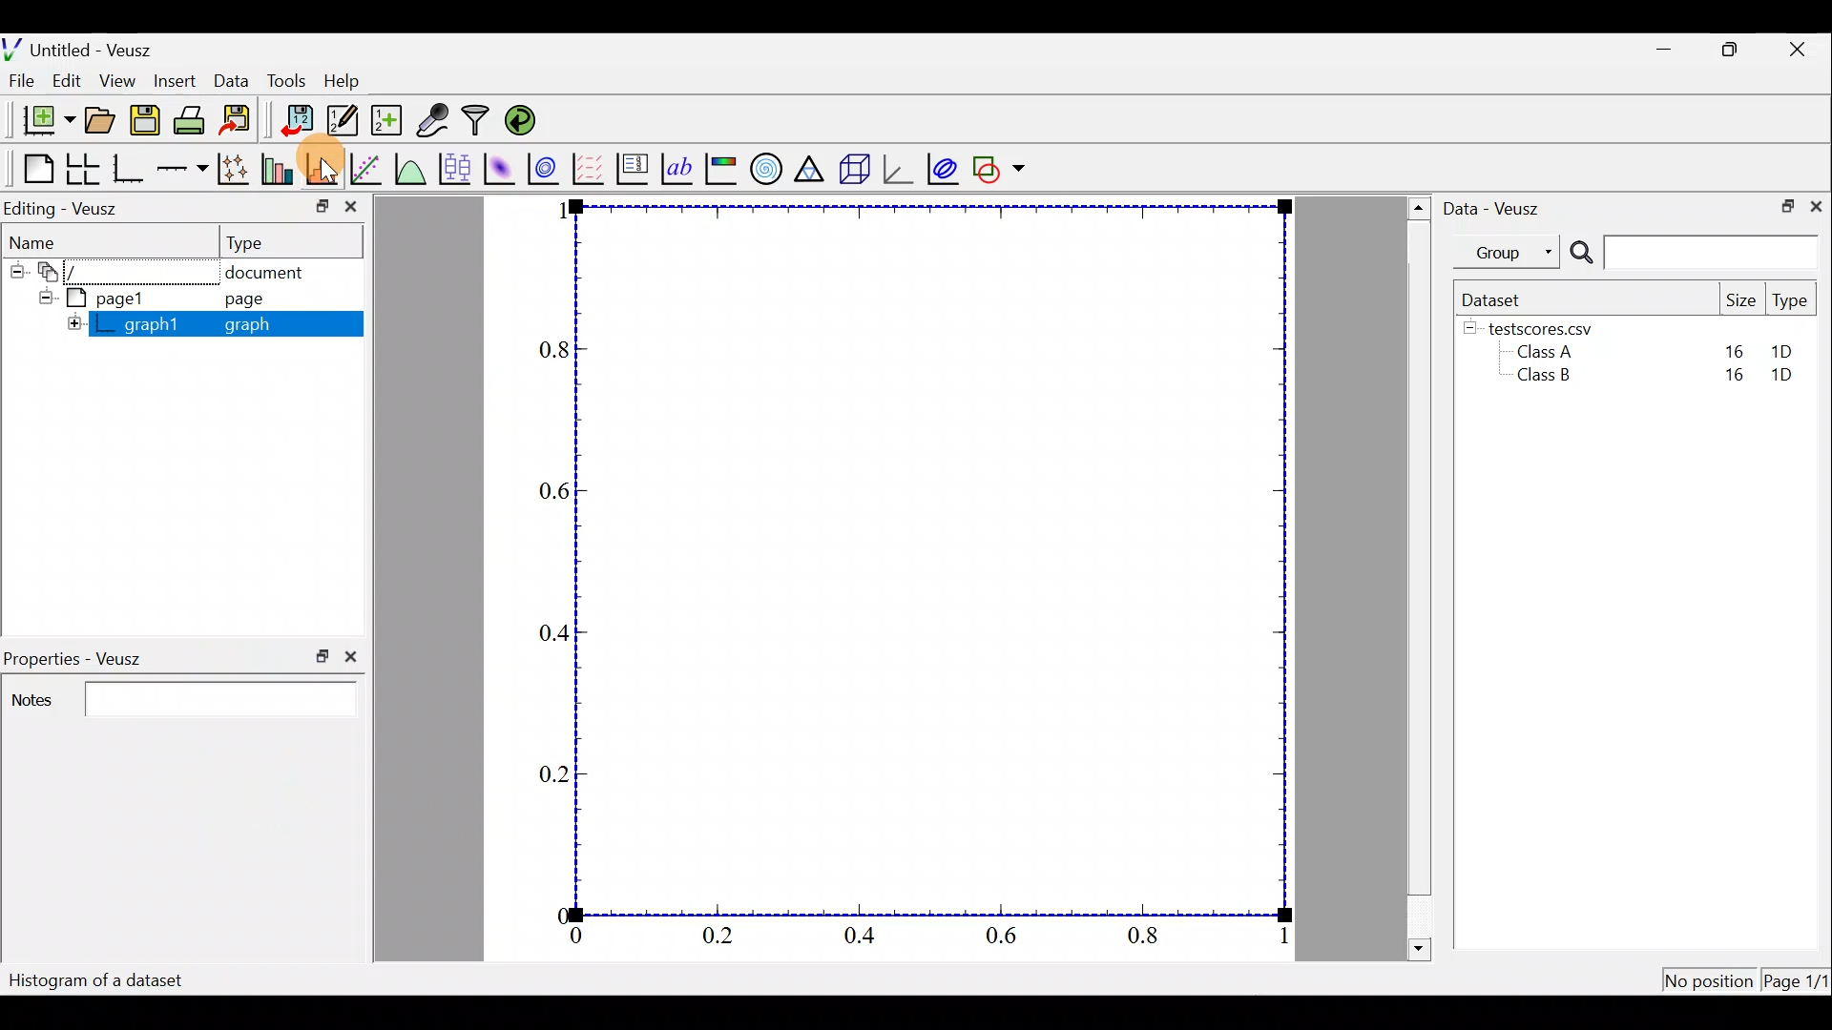  I want to click on Histogram of a dataset, so click(324, 169).